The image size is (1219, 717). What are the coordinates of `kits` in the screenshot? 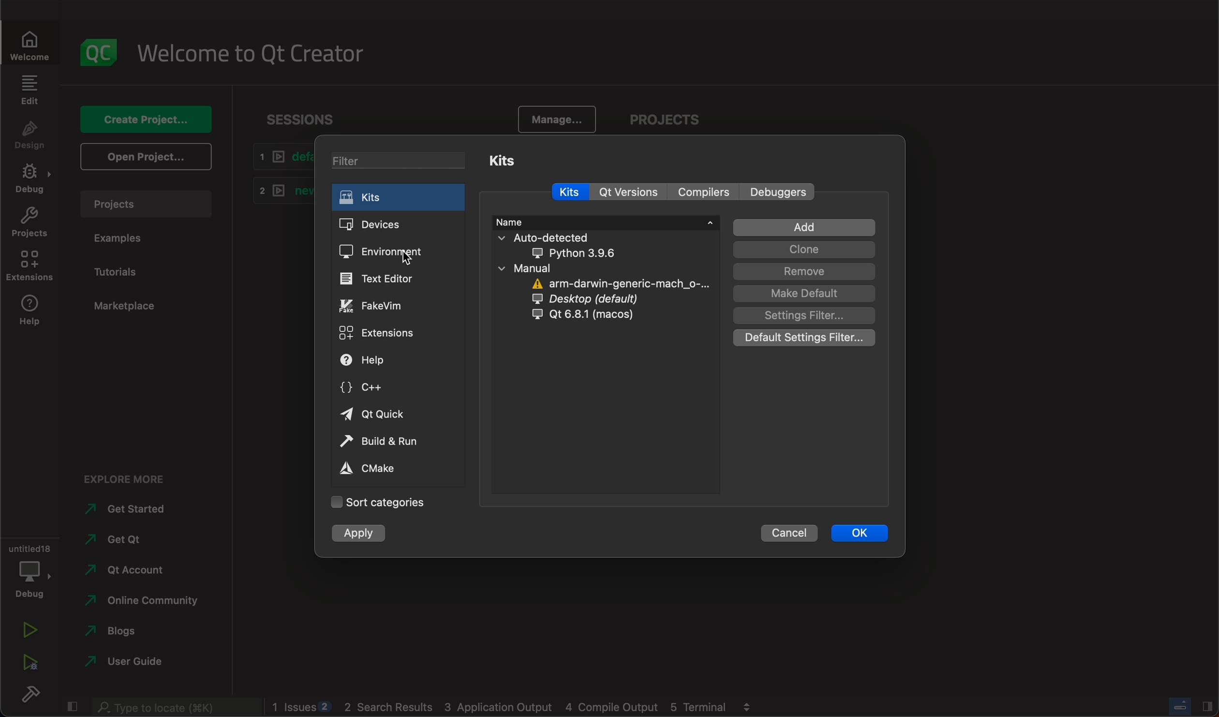 It's located at (501, 160).